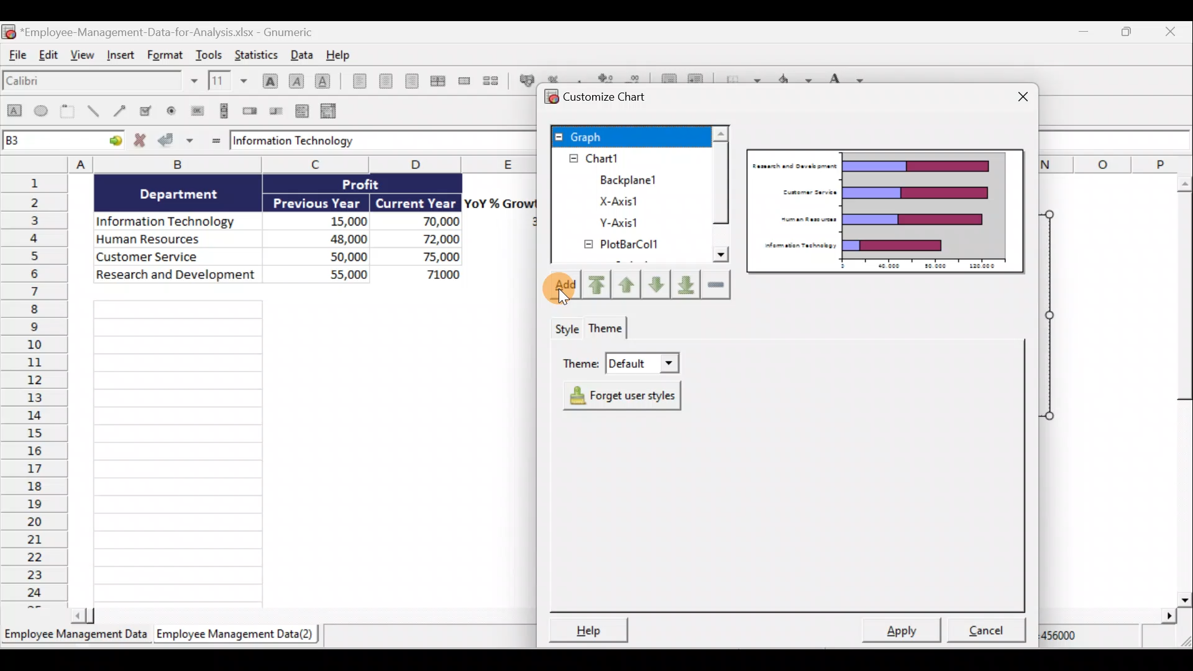  What do you see at coordinates (113, 142) in the screenshot?
I see `Go to` at bounding box center [113, 142].